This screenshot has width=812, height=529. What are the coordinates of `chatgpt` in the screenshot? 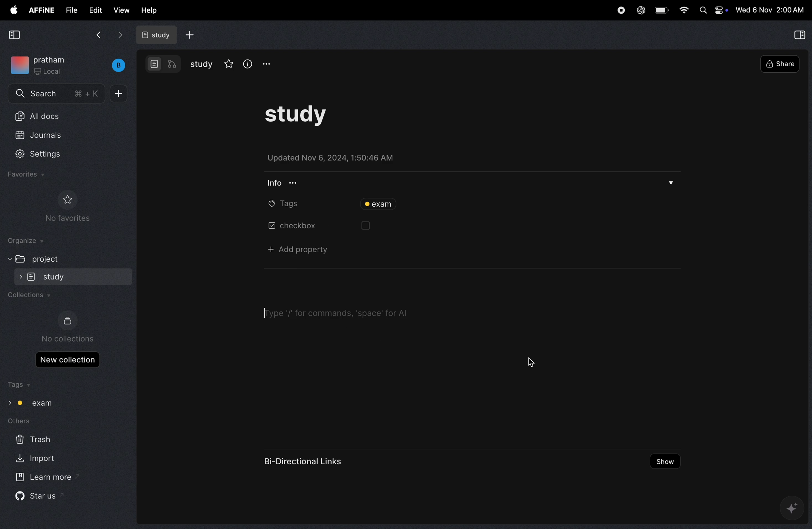 It's located at (639, 11).